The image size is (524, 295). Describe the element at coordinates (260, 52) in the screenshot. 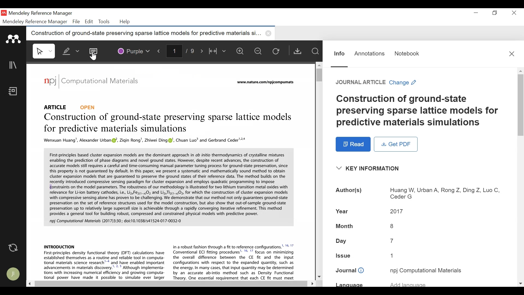

I see `Zoom out` at that location.